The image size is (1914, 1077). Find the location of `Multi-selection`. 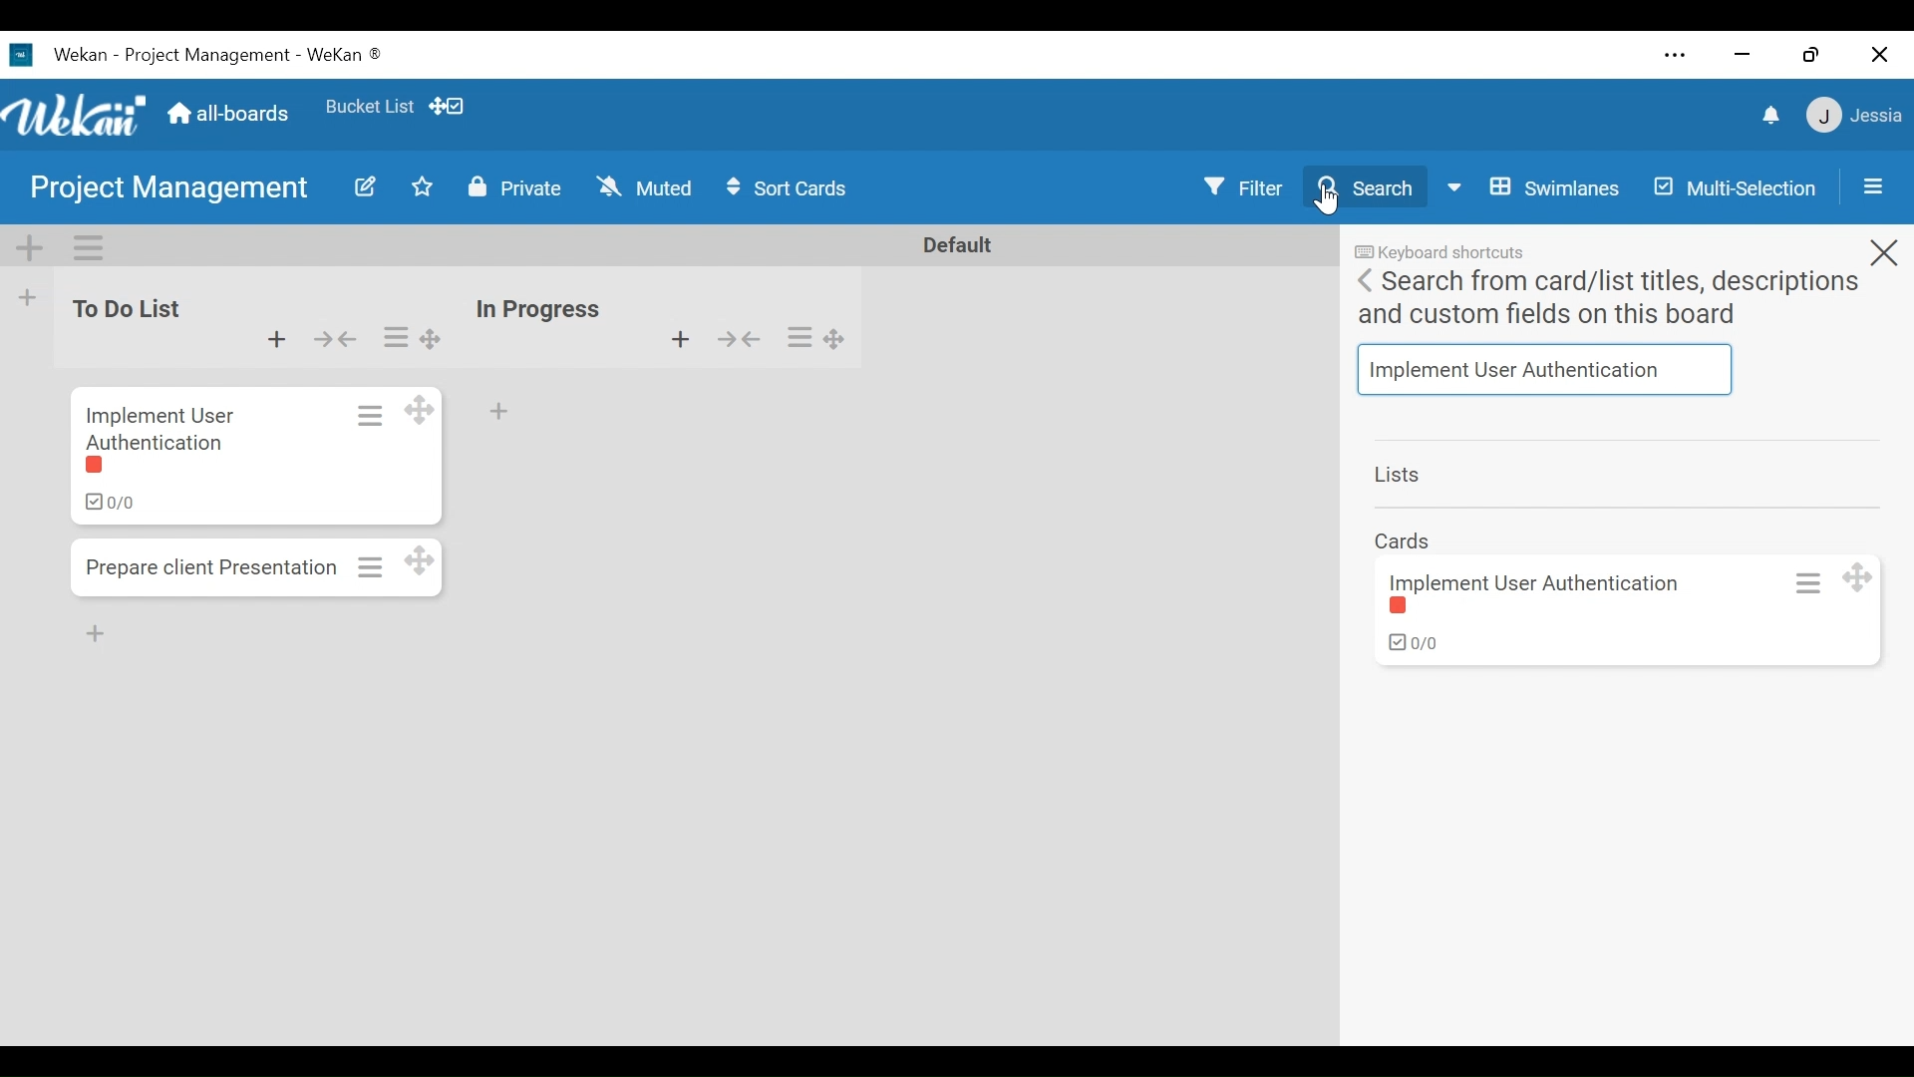

Multi-selection is located at coordinates (1732, 186).